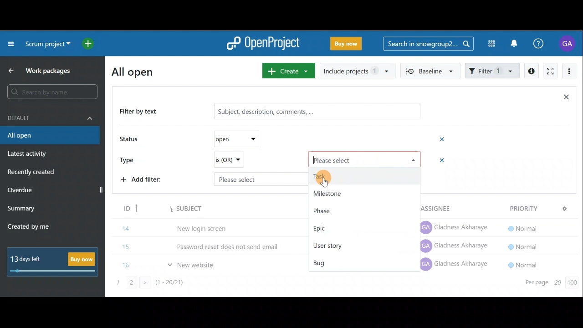  What do you see at coordinates (549, 283) in the screenshot?
I see `Page count` at bounding box center [549, 283].